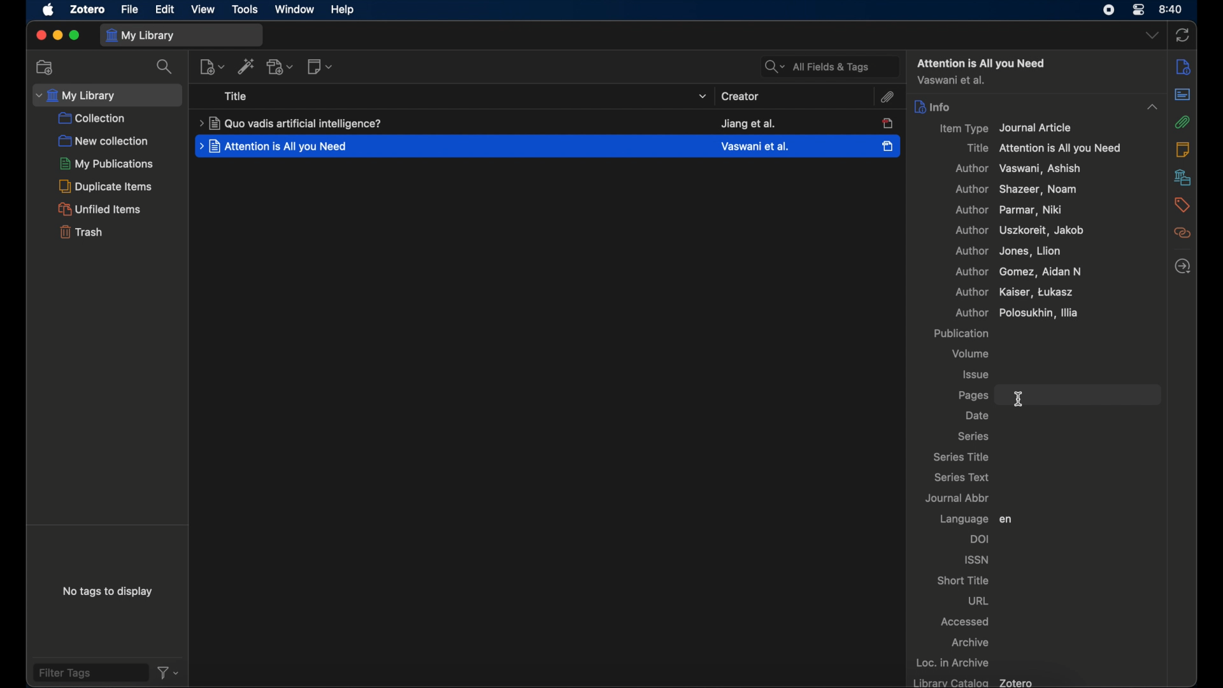  I want to click on time, so click(1173, 10).